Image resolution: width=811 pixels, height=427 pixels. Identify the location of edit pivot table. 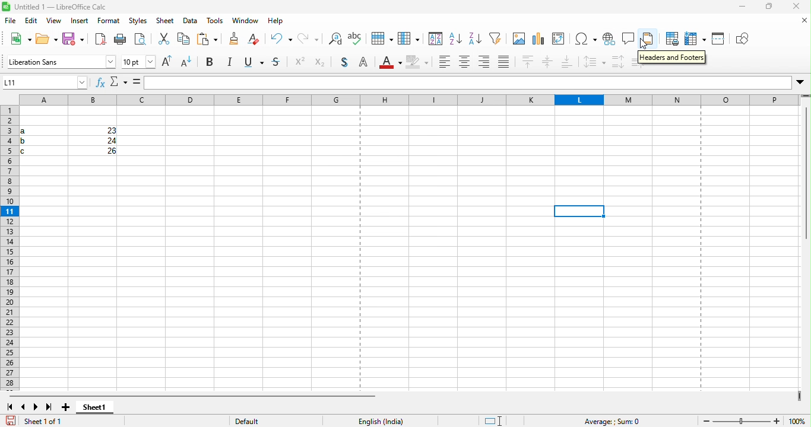
(562, 39).